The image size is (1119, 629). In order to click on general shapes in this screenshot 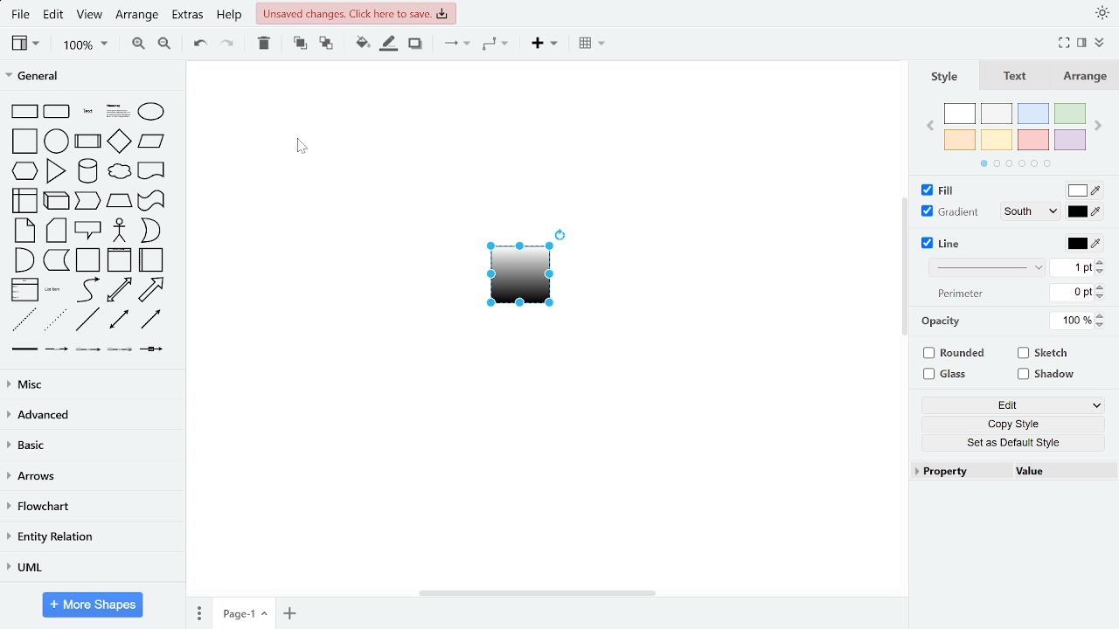, I will do `click(23, 111)`.